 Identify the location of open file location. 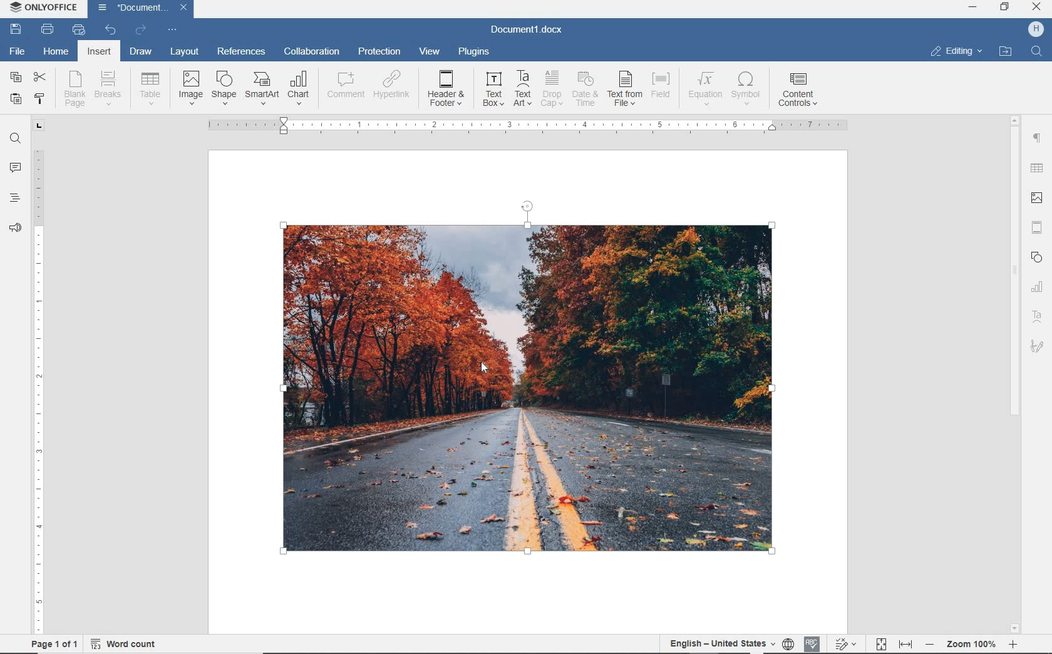
(1008, 53).